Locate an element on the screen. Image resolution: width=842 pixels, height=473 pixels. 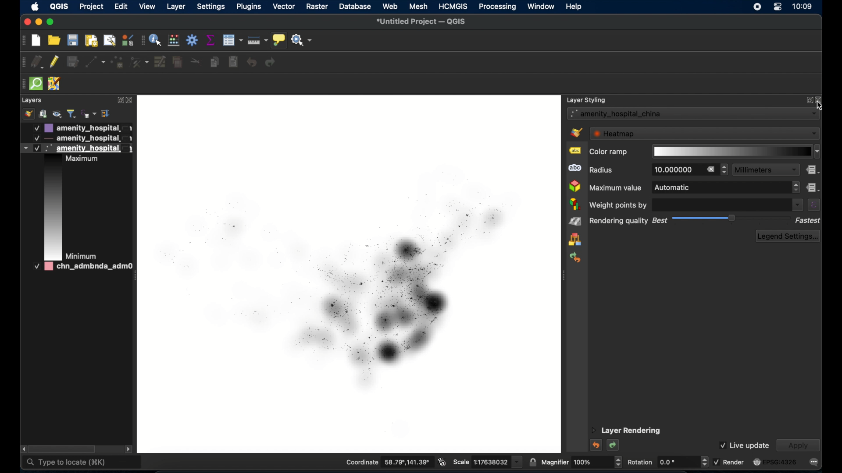
view is located at coordinates (147, 7).